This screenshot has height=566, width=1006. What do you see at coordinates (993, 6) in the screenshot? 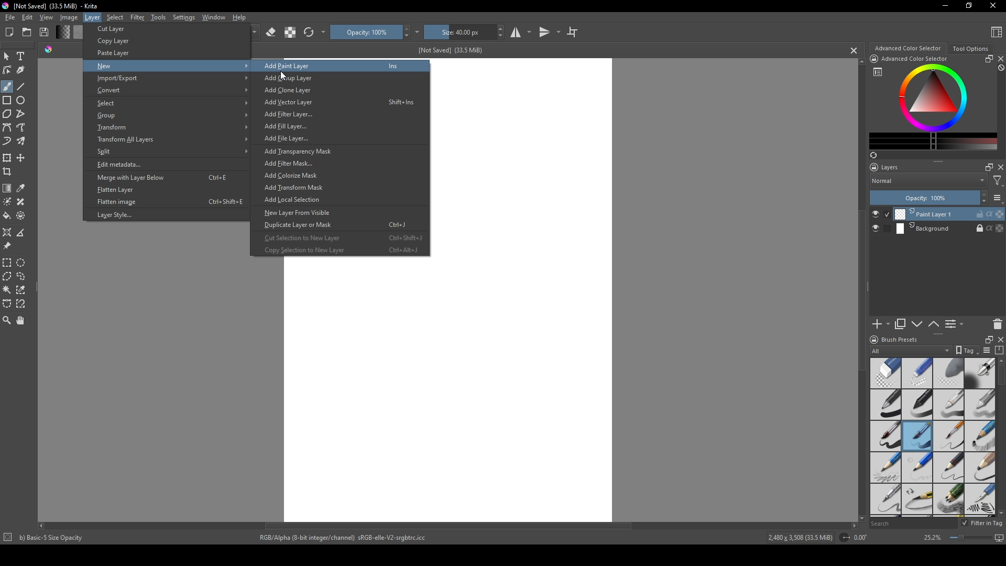
I see `Close` at bounding box center [993, 6].